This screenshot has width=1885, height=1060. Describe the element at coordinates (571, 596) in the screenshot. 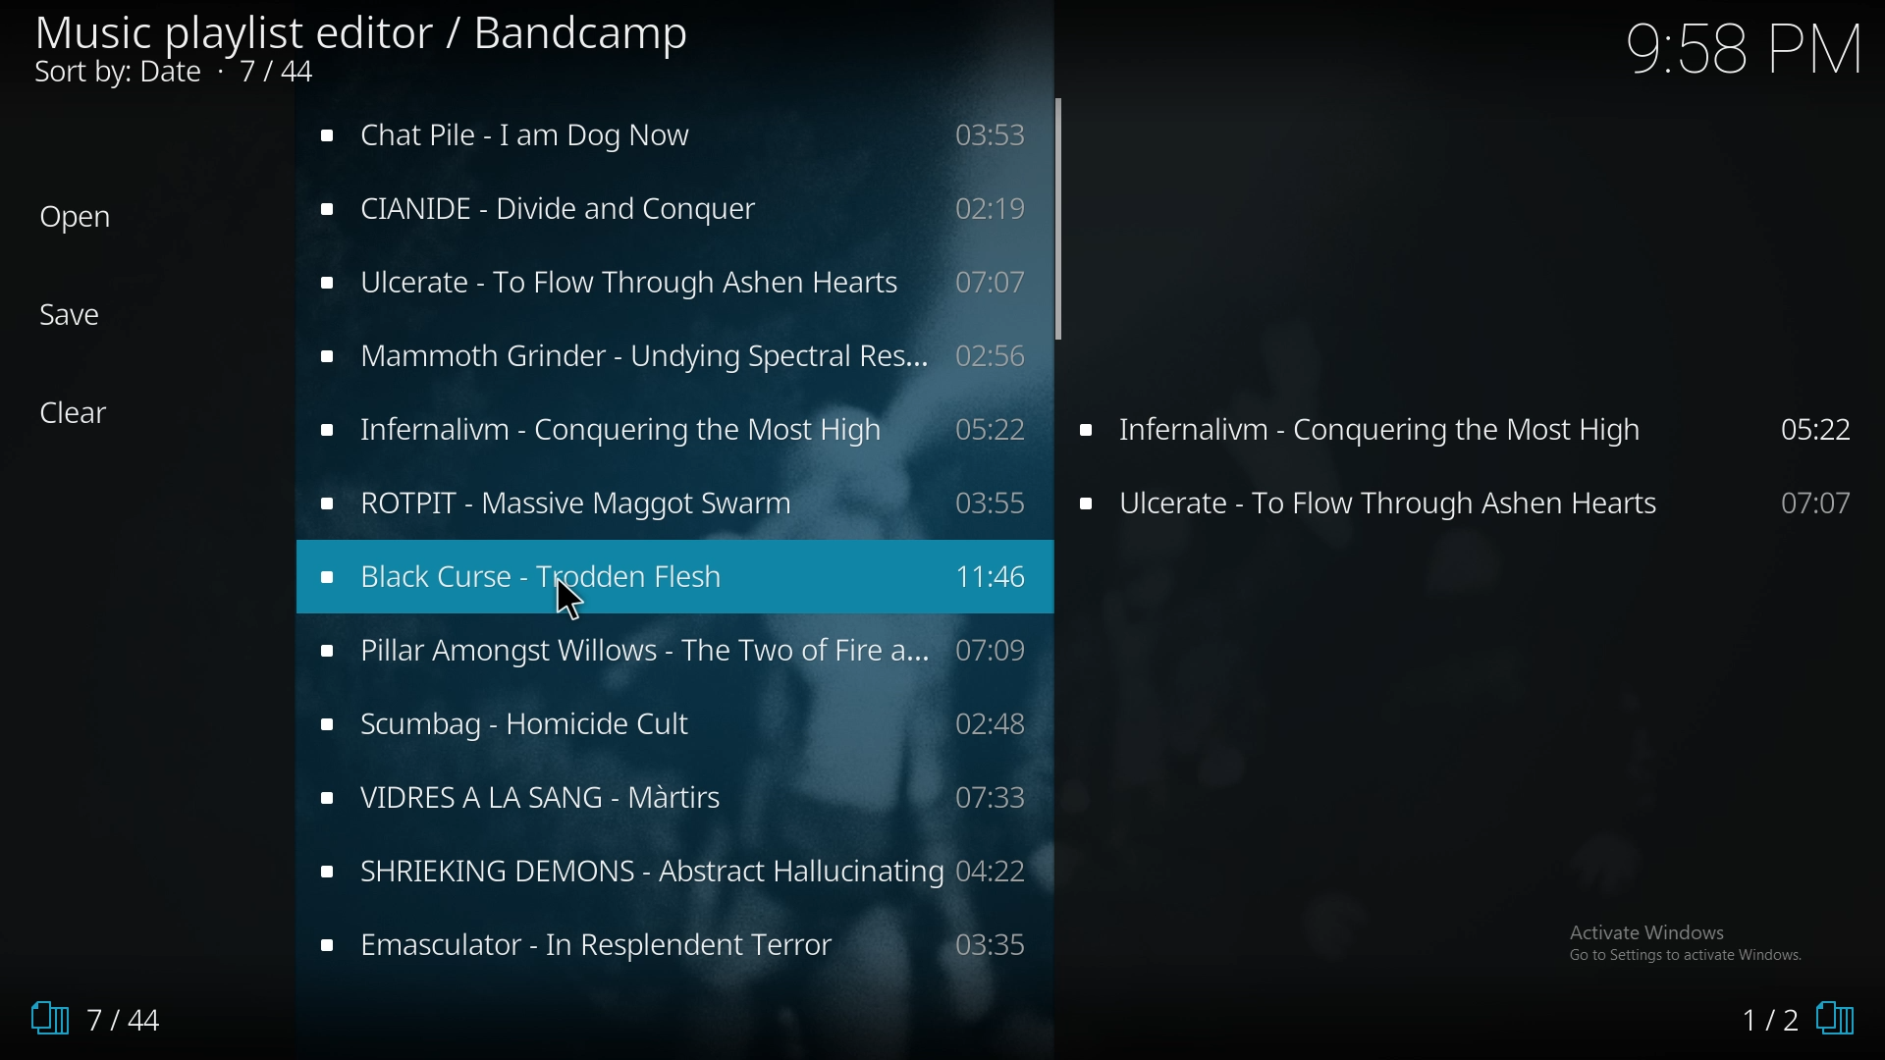

I see `Pointer Cursor` at that location.